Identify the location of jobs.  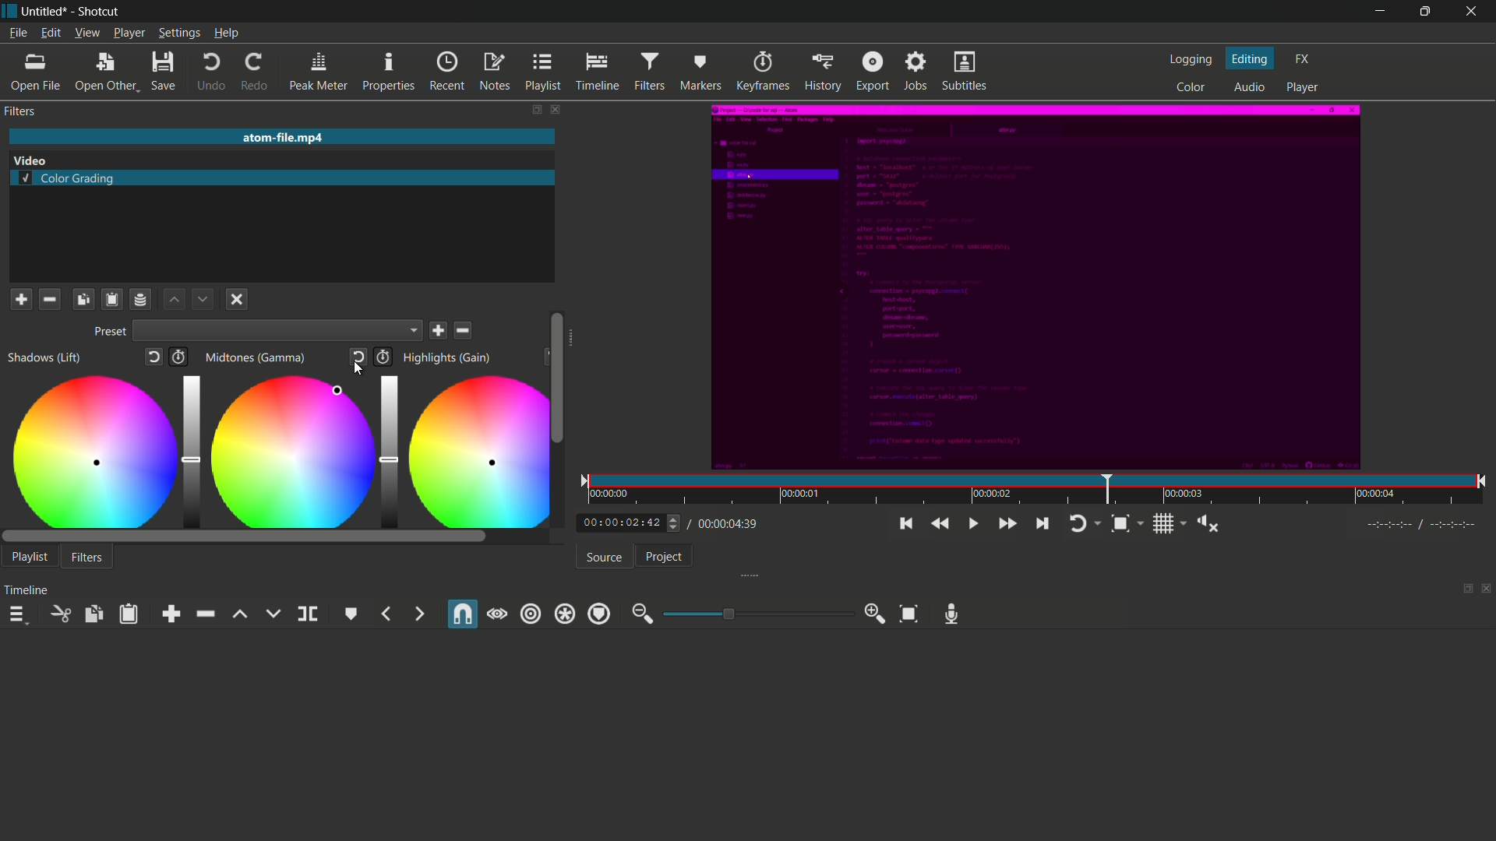
(916, 70).